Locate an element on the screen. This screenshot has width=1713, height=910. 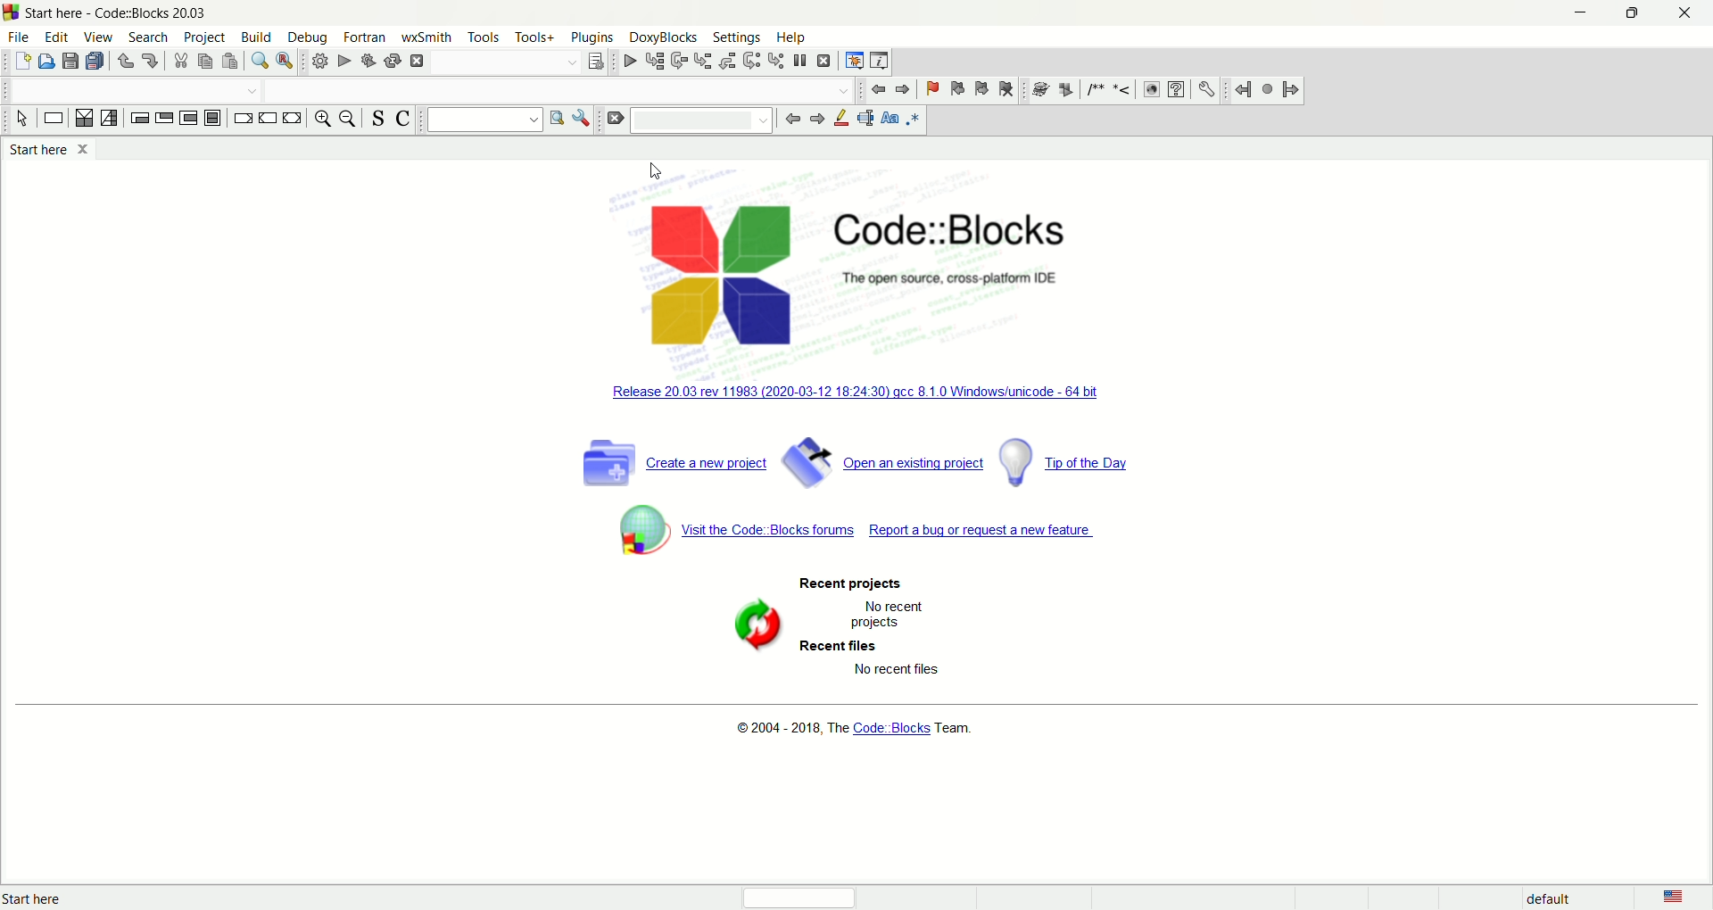
start here is located at coordinates (46, 153).